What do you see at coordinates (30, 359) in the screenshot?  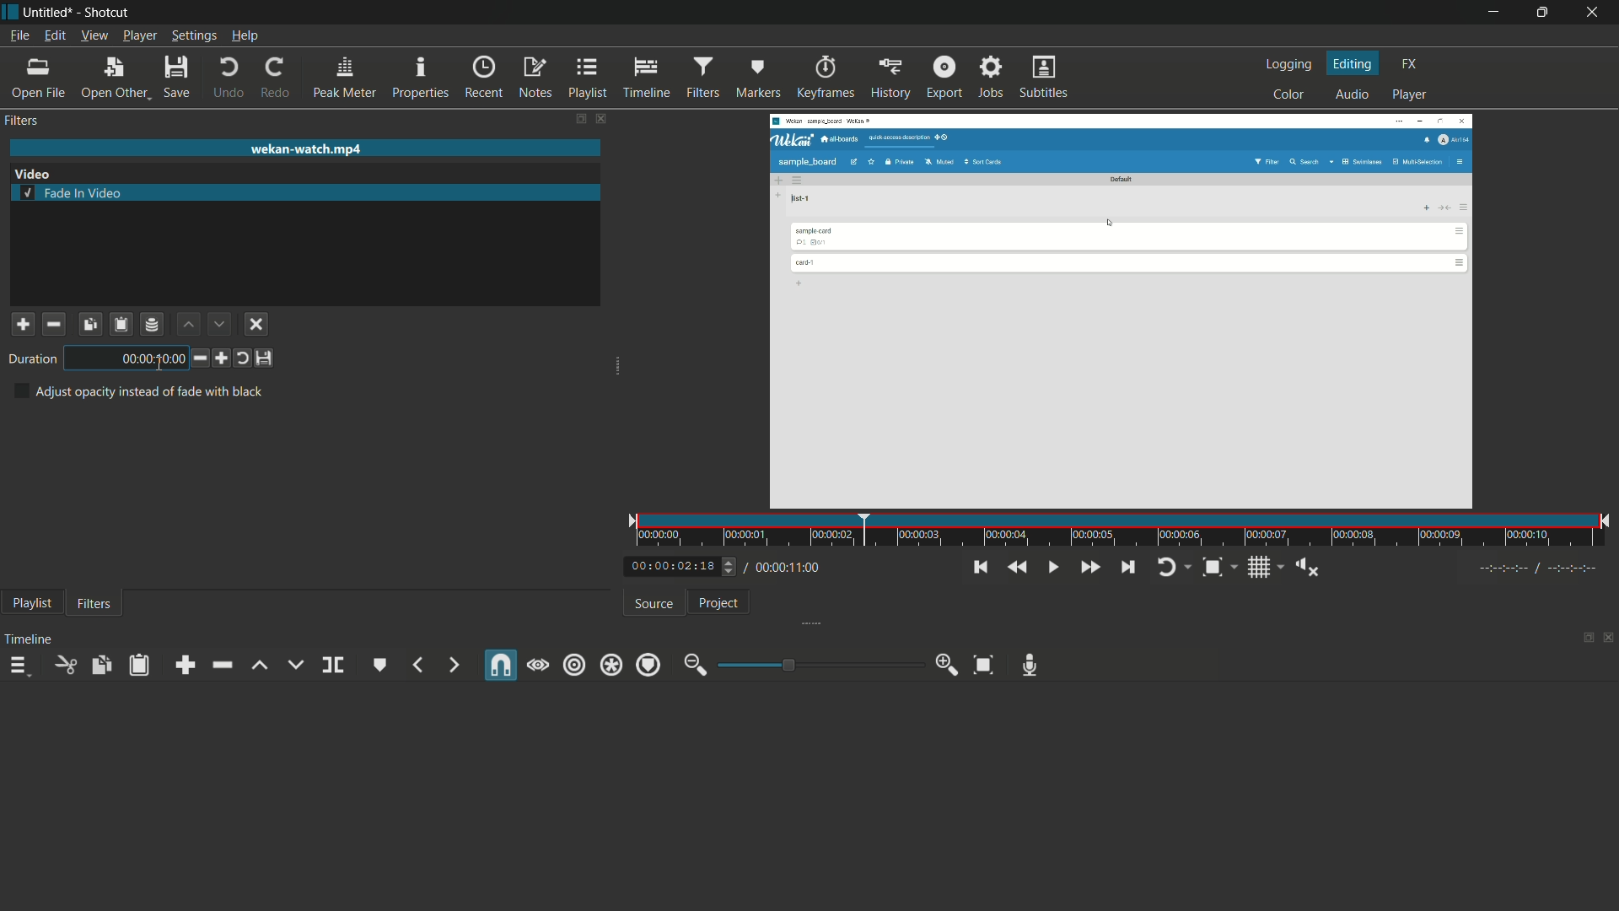 I see `duration` at bounding box center [30, 359].